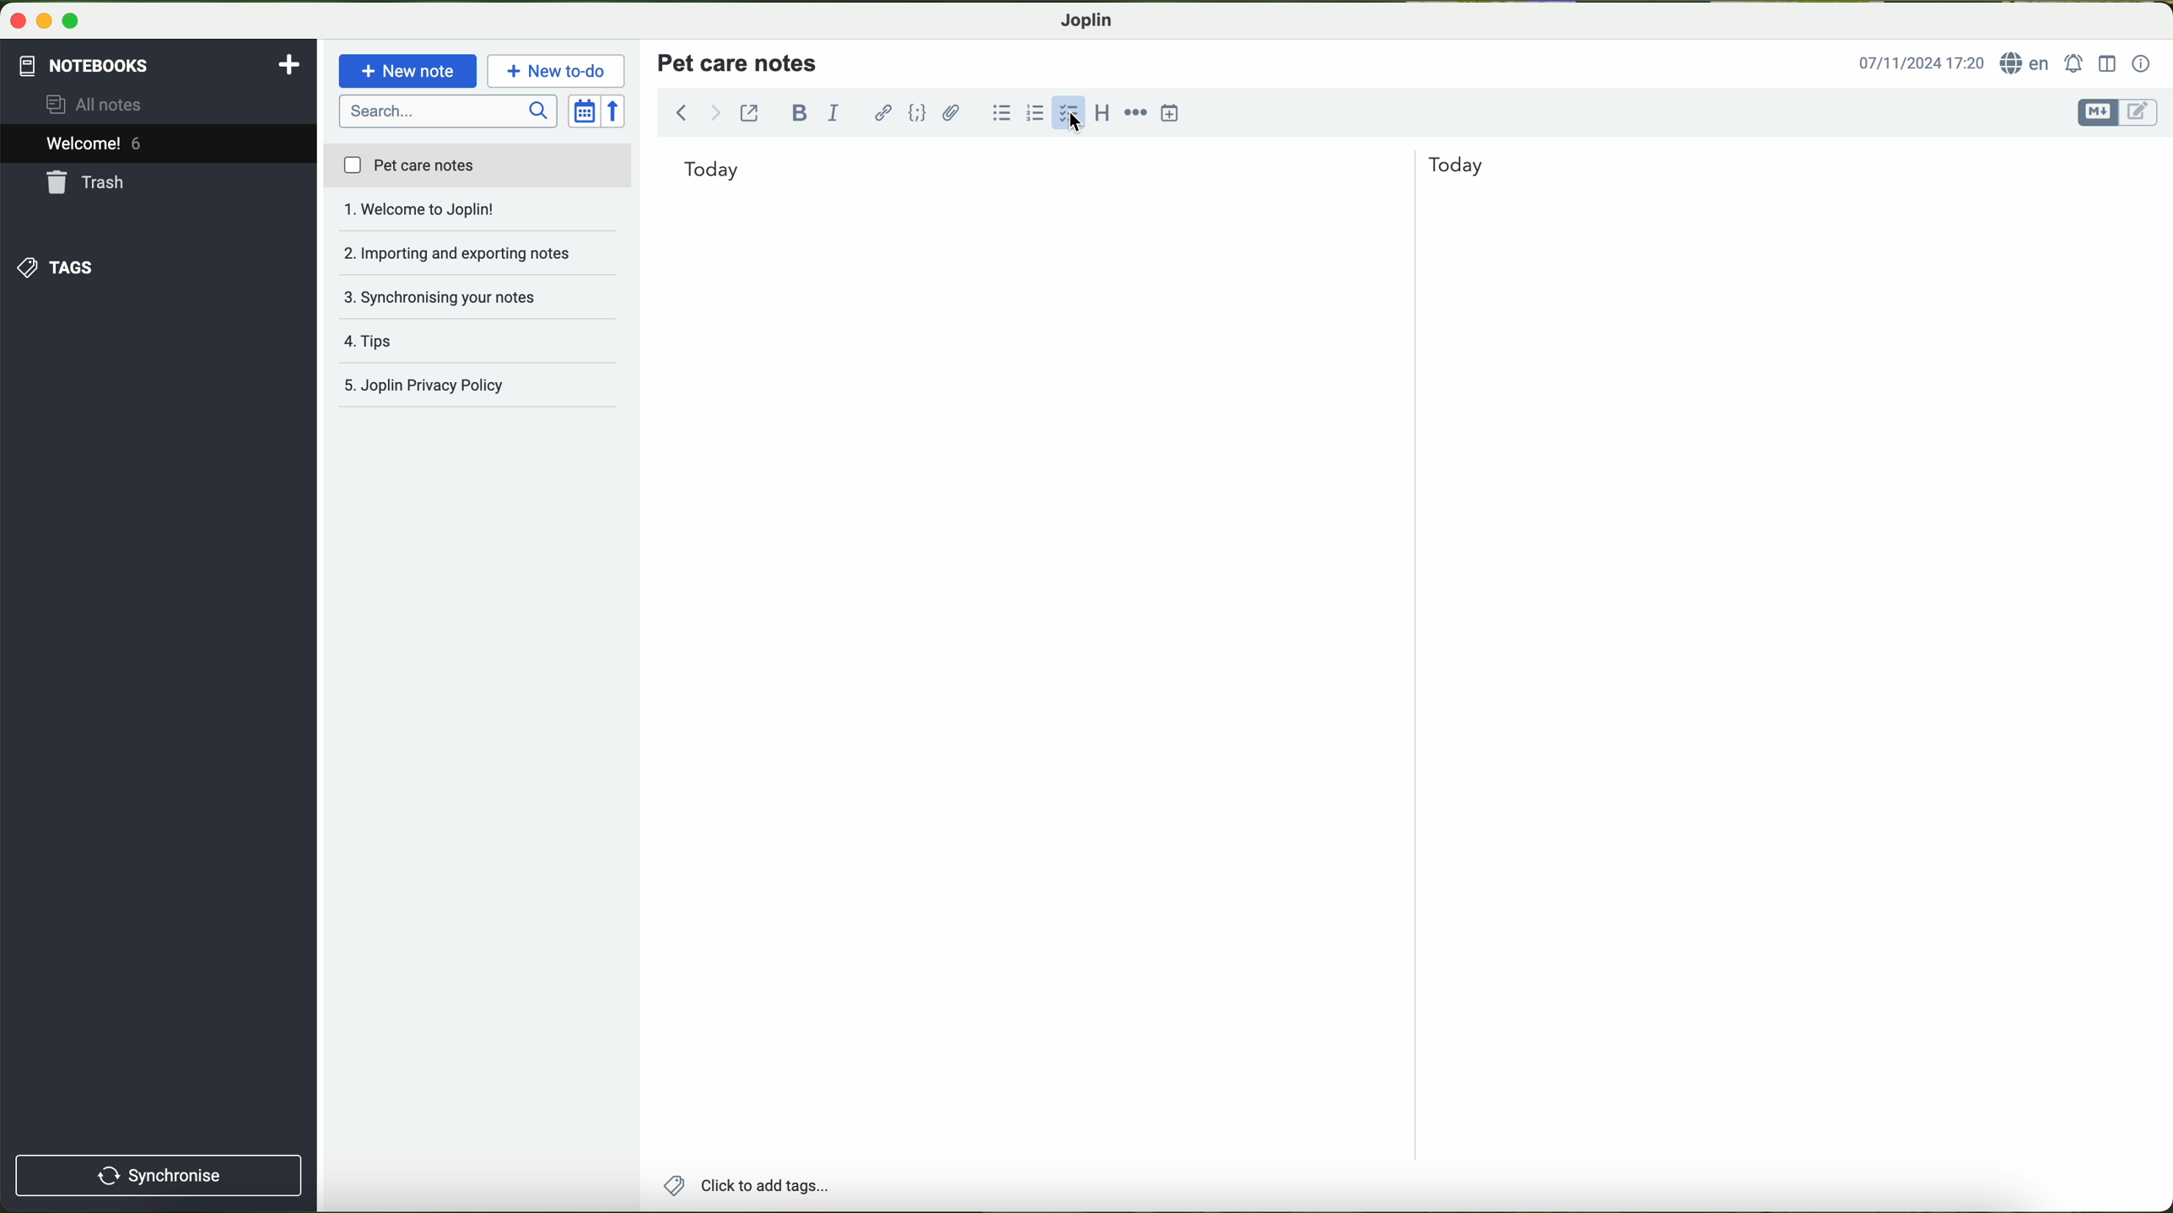 The image size is (2173, 1213). What do you see at coordinates (2116, 113) in the screenshot?
I see `toggle editors` at bounding box center [2116, 113].